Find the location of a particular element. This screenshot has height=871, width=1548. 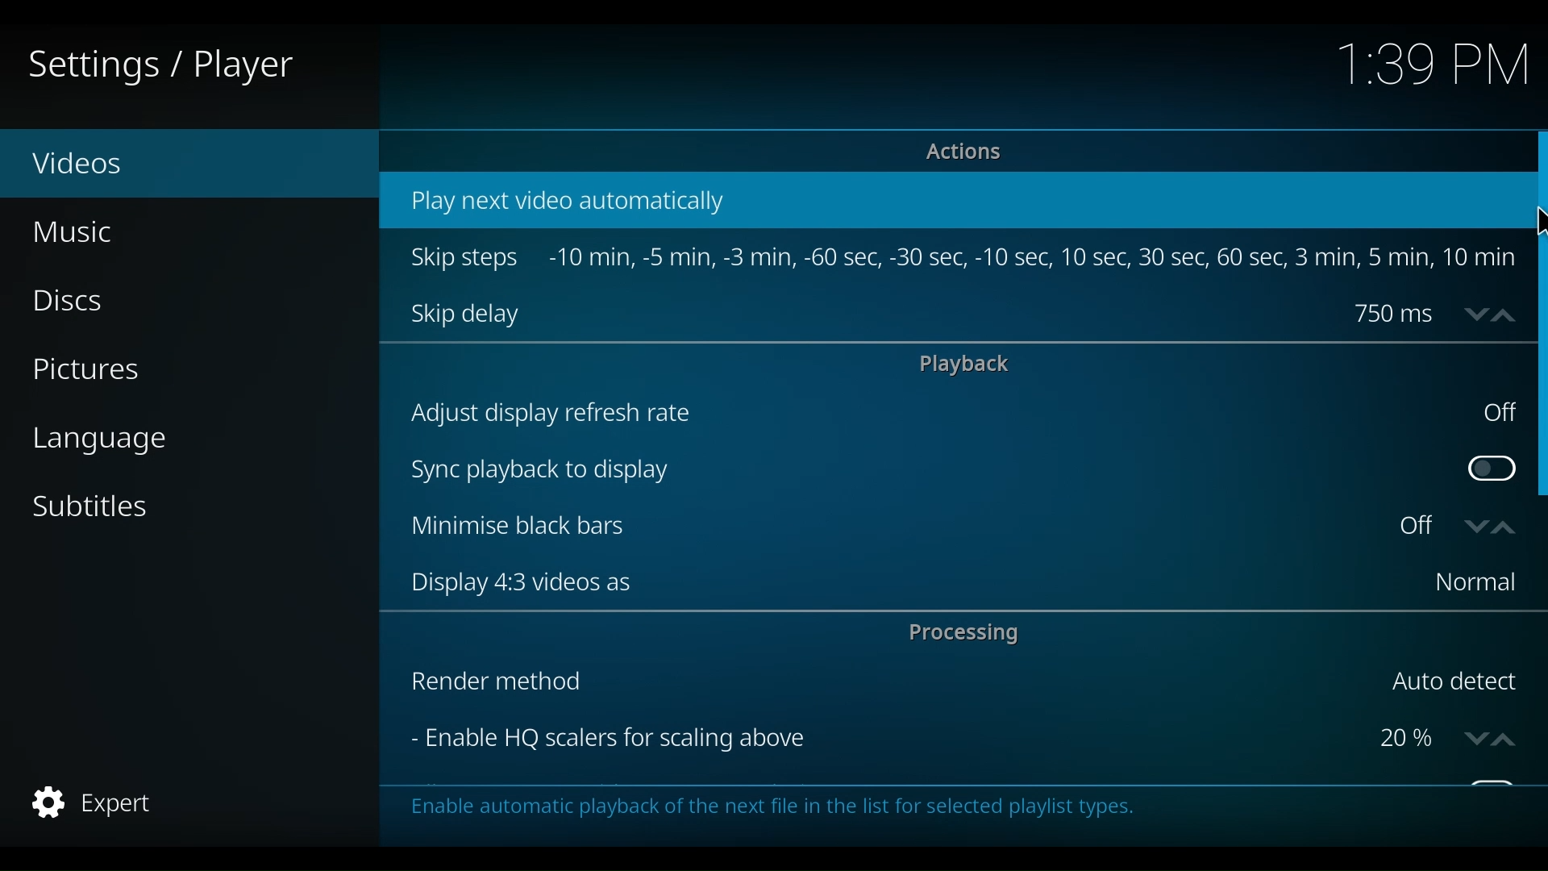

up is located at coordinates (1502, 740).